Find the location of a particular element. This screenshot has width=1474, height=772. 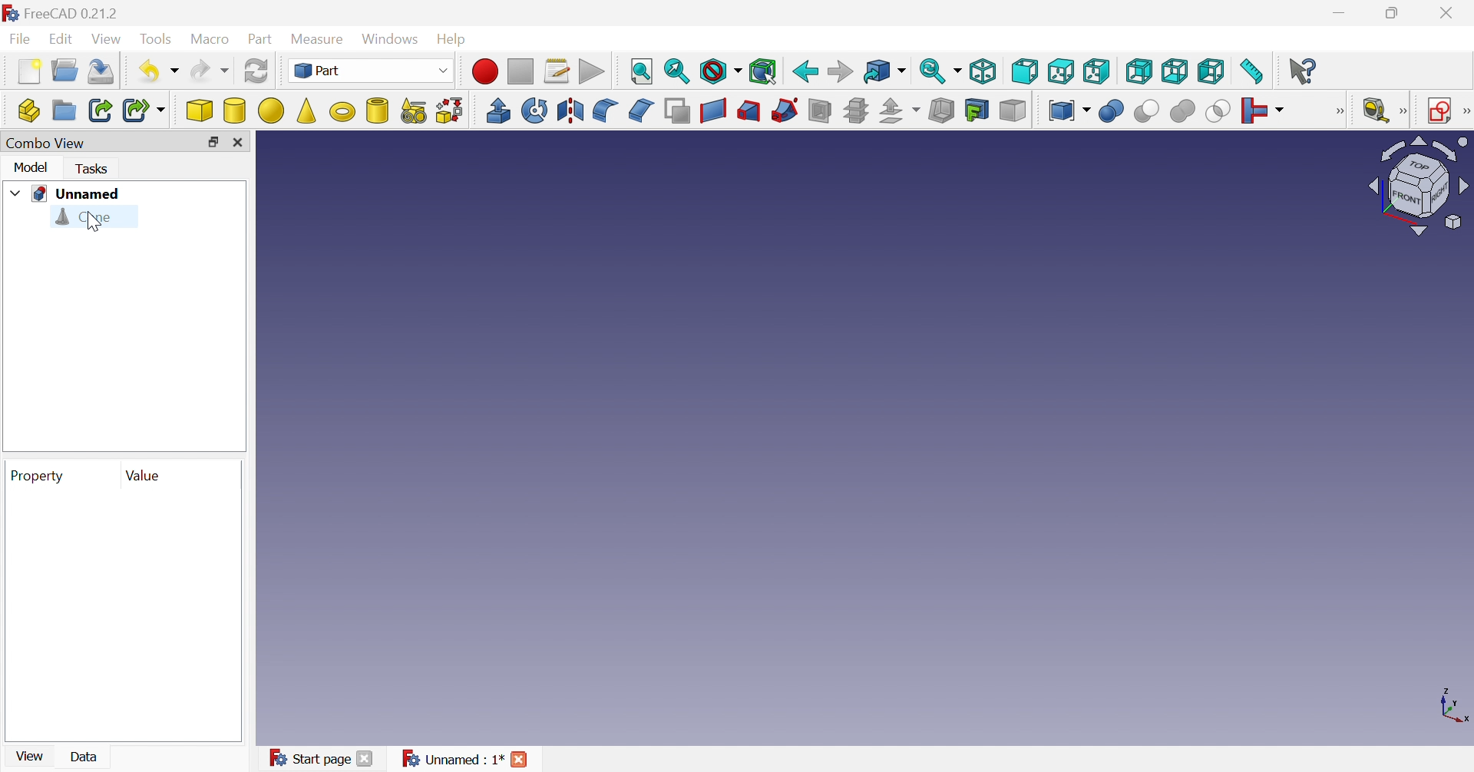

Close is located at coordinates (1452, 13).